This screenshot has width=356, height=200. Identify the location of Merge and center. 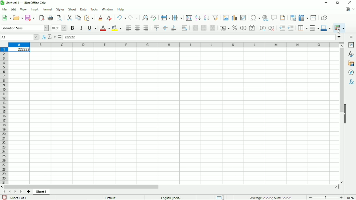
(195, 28).